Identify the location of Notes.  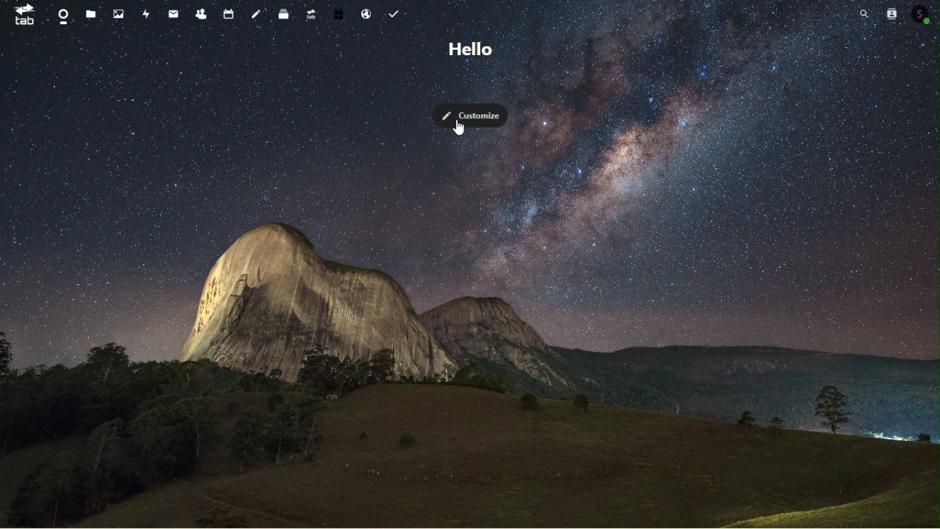
(258, 13).